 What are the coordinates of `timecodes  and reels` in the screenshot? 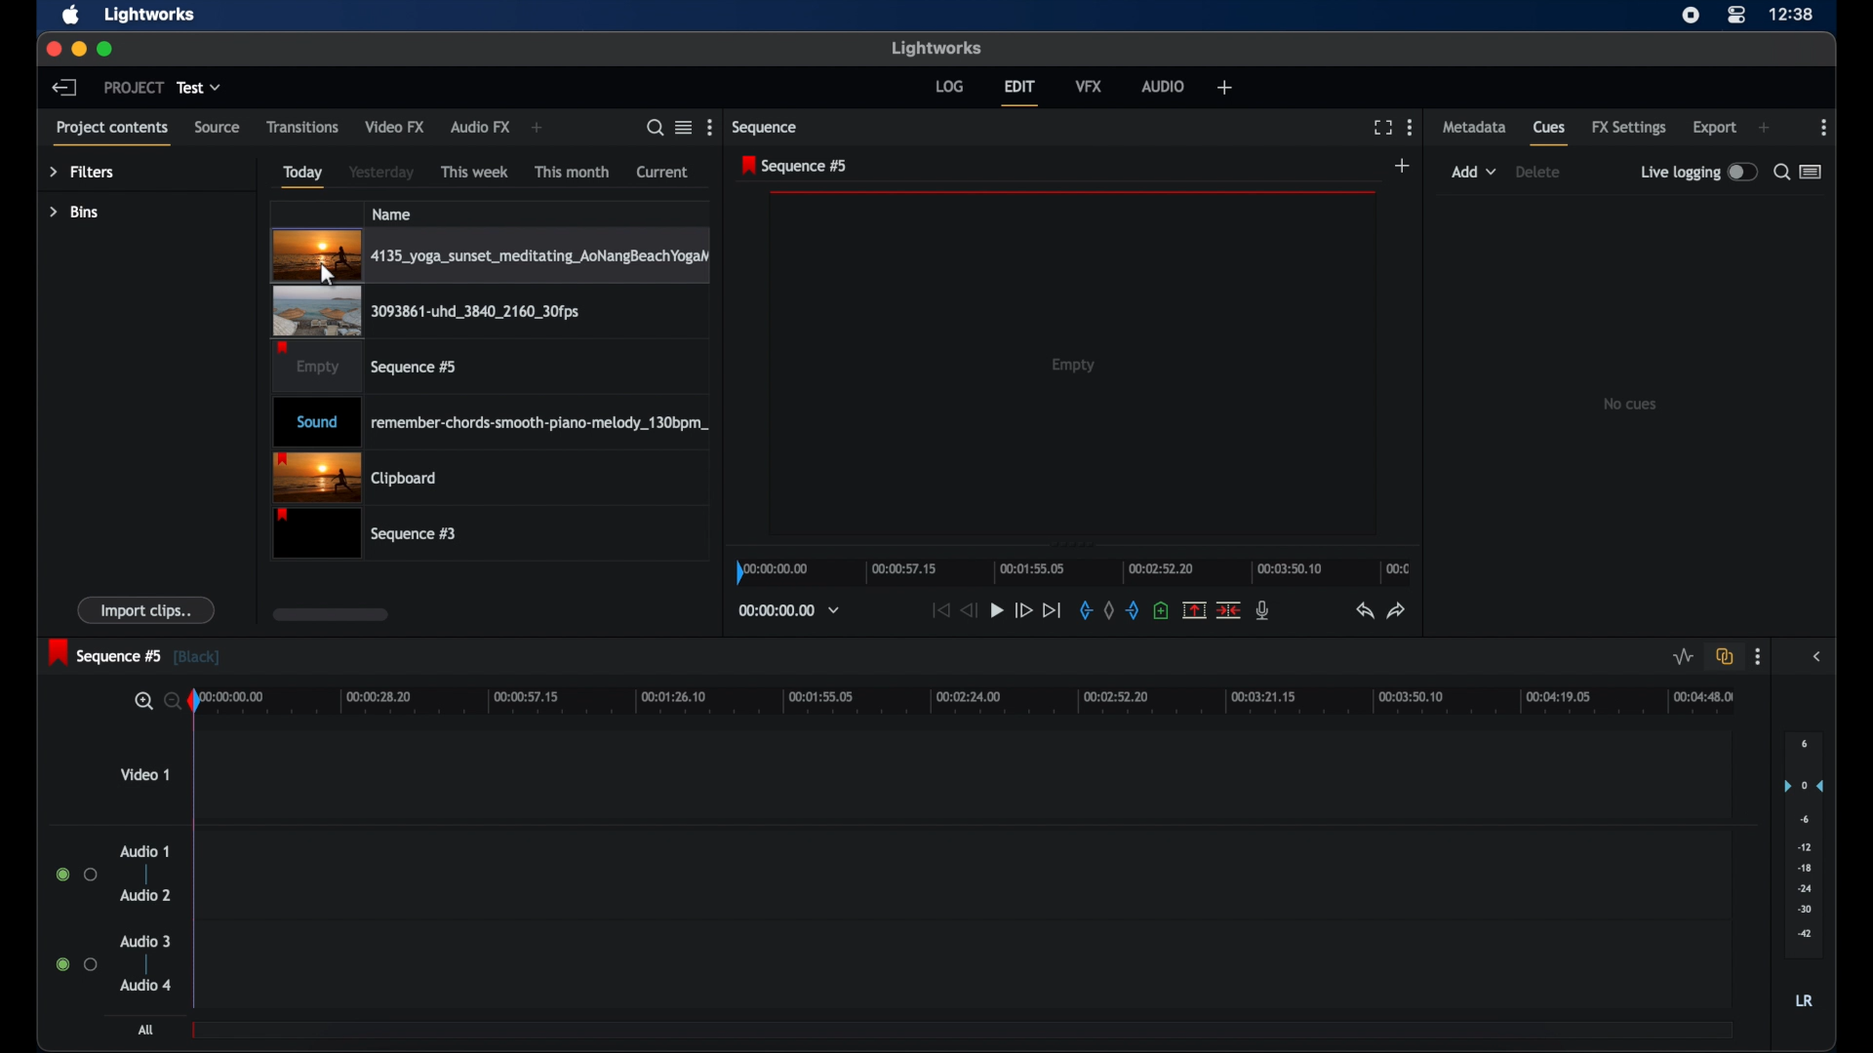 It's located at (790, 610).